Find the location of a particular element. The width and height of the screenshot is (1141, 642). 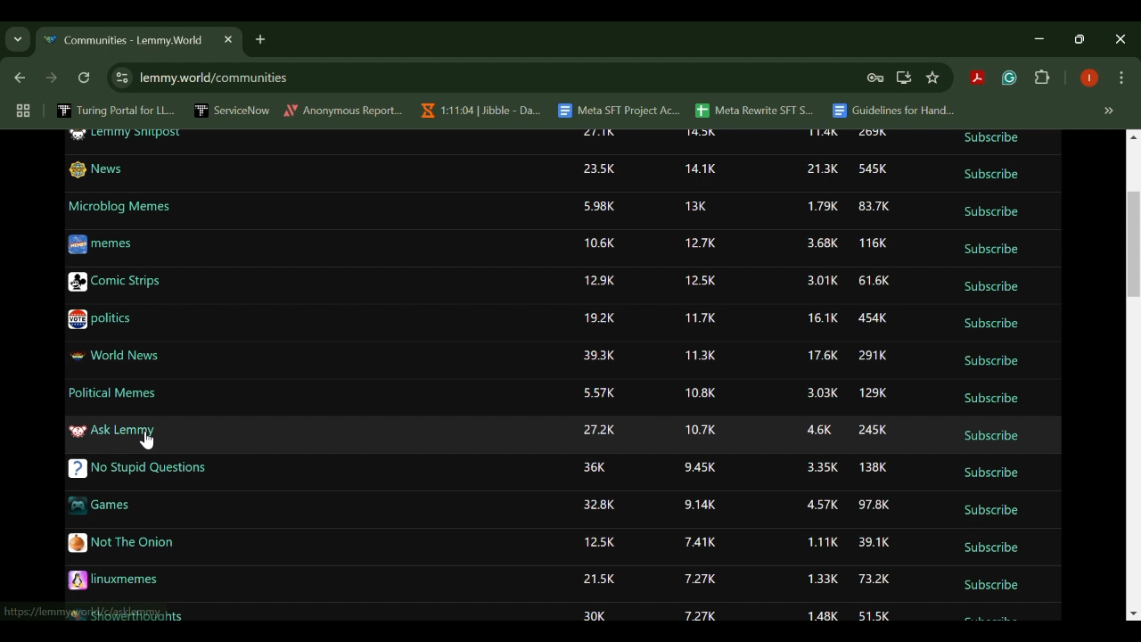

Subscribe is located at coordinates (993, 437).